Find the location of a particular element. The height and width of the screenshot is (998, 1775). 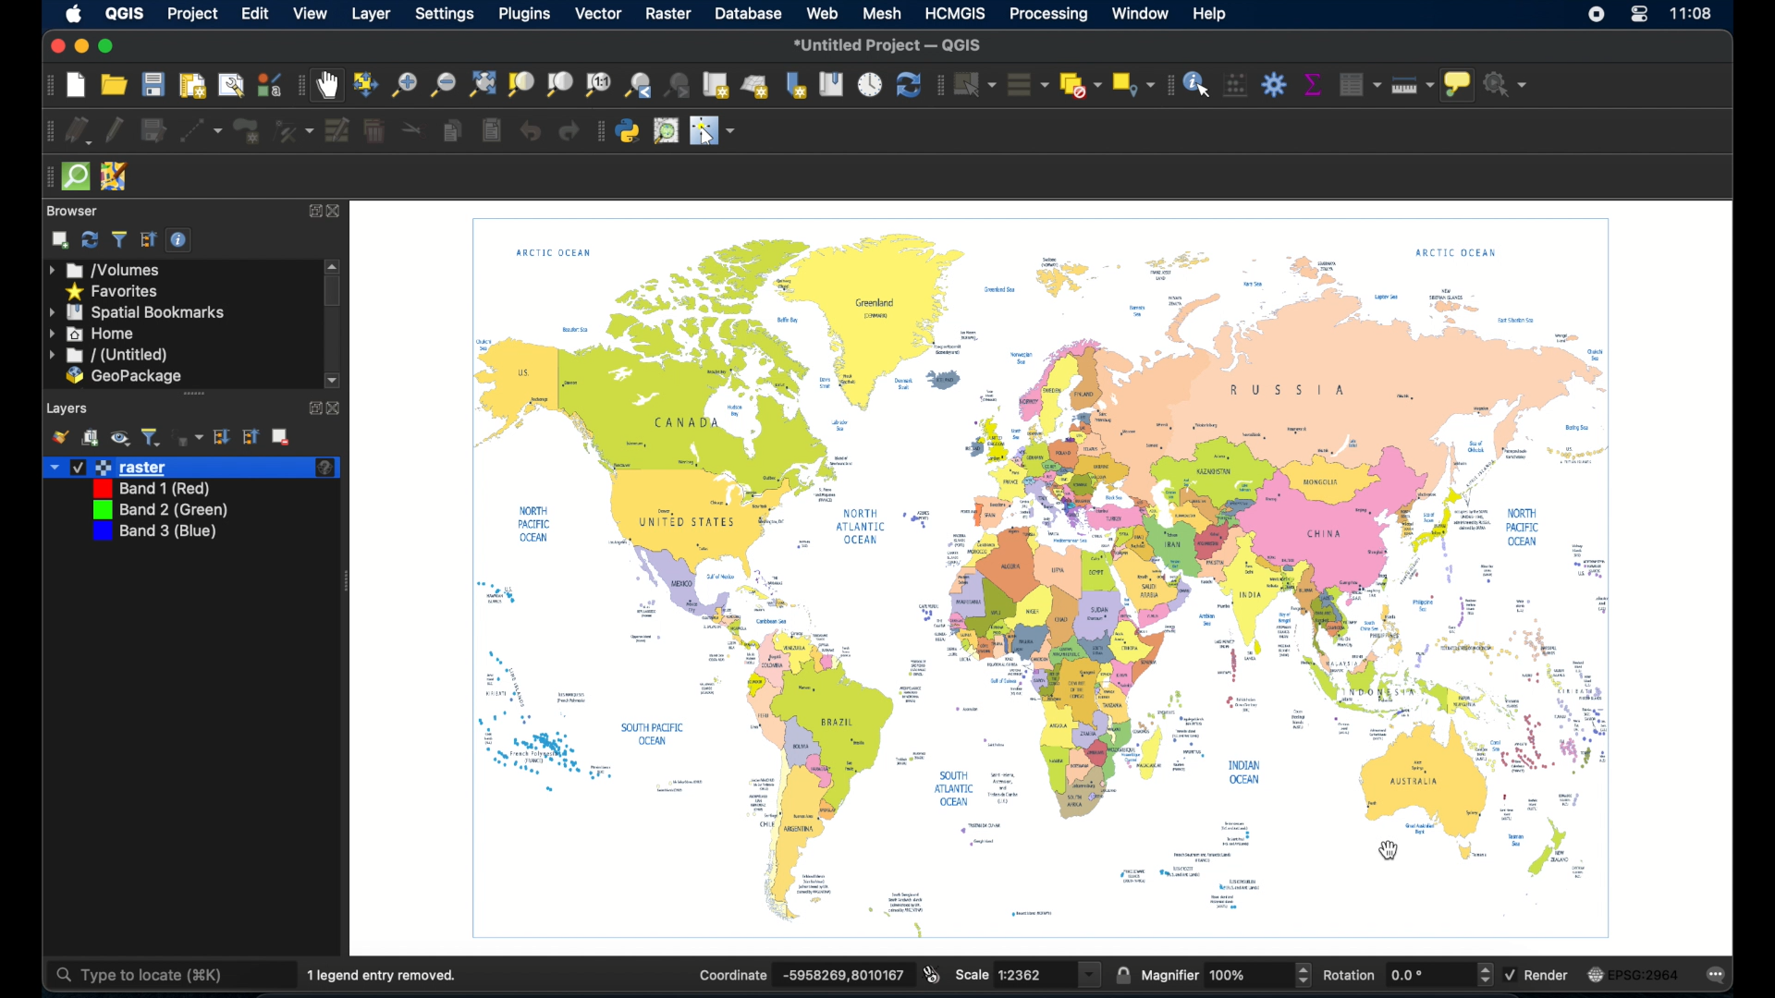

measure line is located at coordinates (1415, 88).